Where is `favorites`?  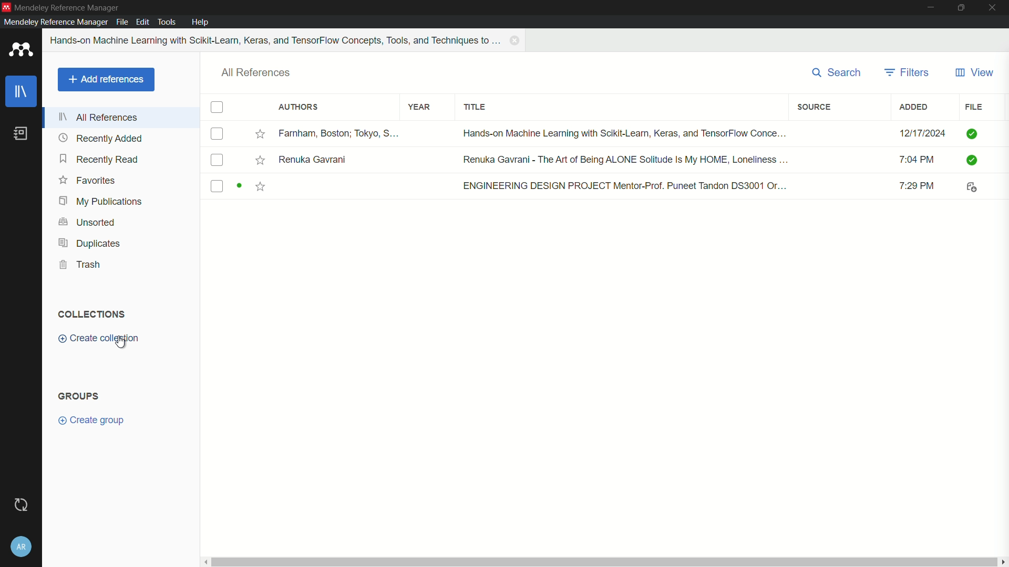
favorites is located at coordinates (87, 180).